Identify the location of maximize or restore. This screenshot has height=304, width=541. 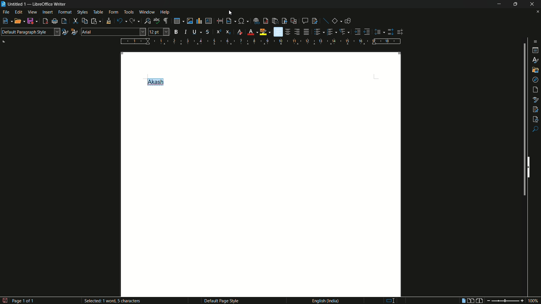
(515, 4).